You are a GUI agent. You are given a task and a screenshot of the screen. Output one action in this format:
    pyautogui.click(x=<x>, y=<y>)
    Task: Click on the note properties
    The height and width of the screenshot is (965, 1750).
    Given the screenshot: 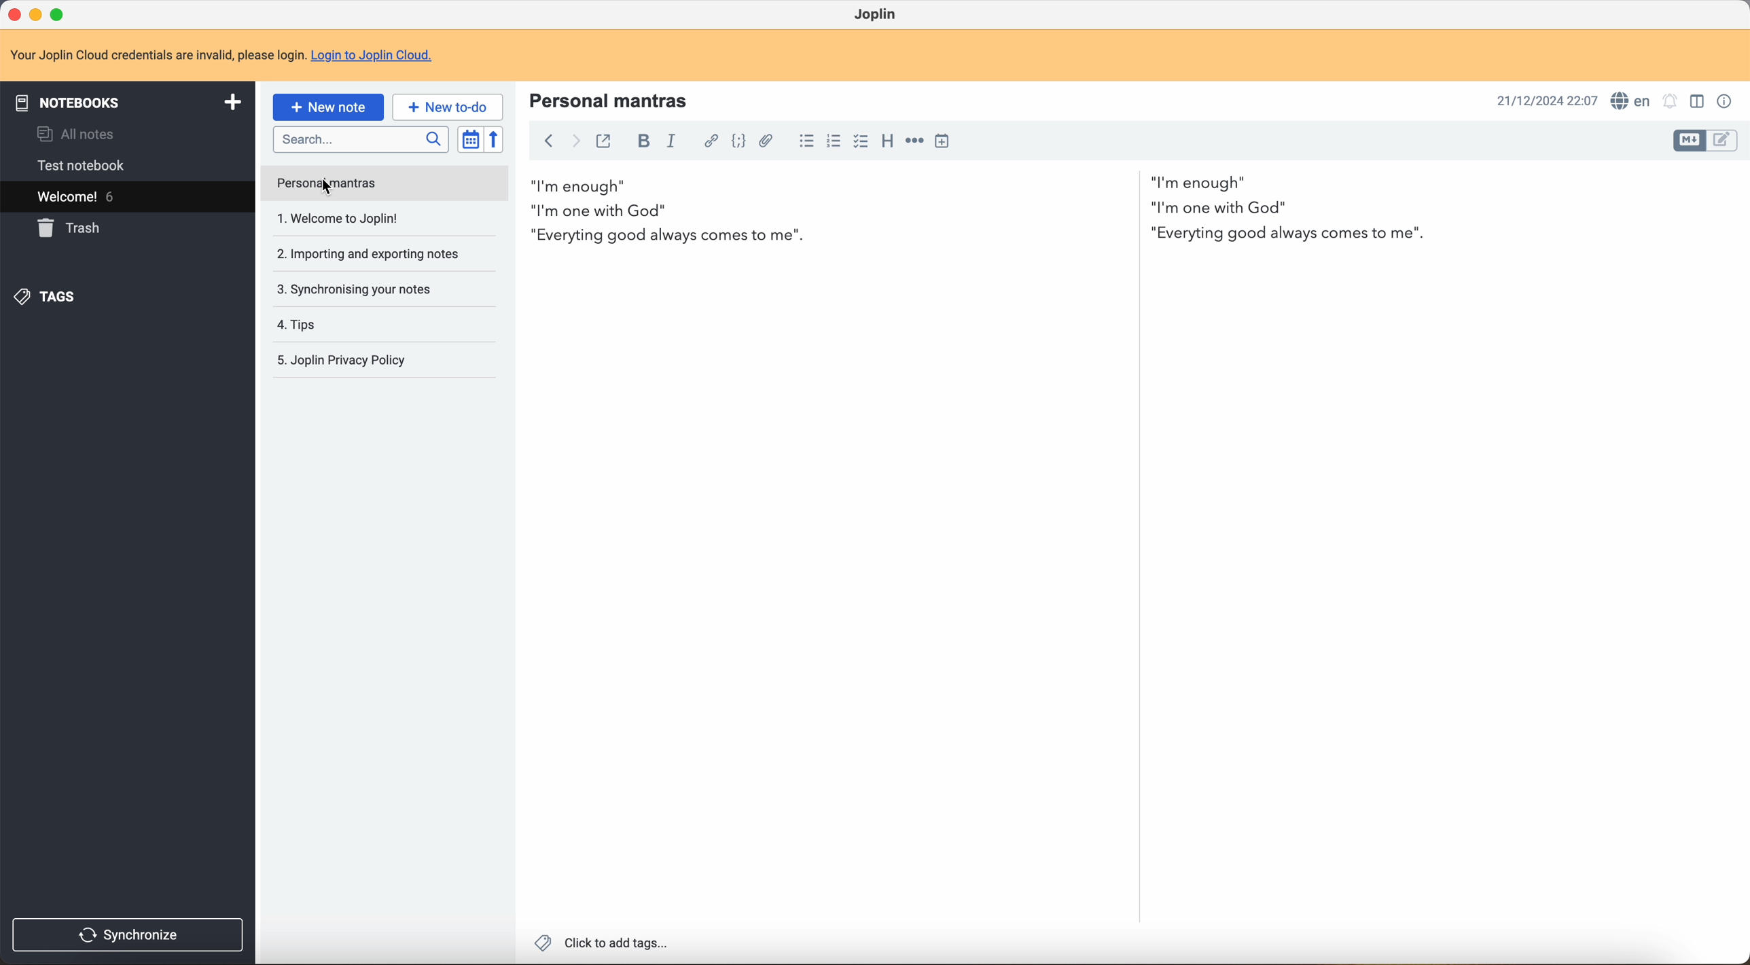 What is the action you would take?
    pyautogui.click(x=1730, y=101)
    